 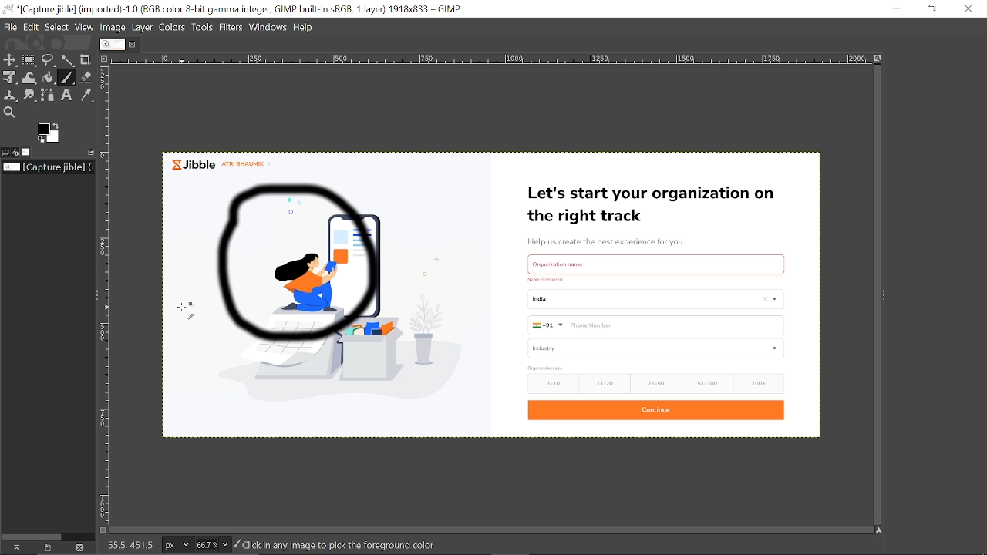 What do you see at coordinates (12, 96) in the screenshot?
I see `Clone tool` at bounding box center [12, 96].